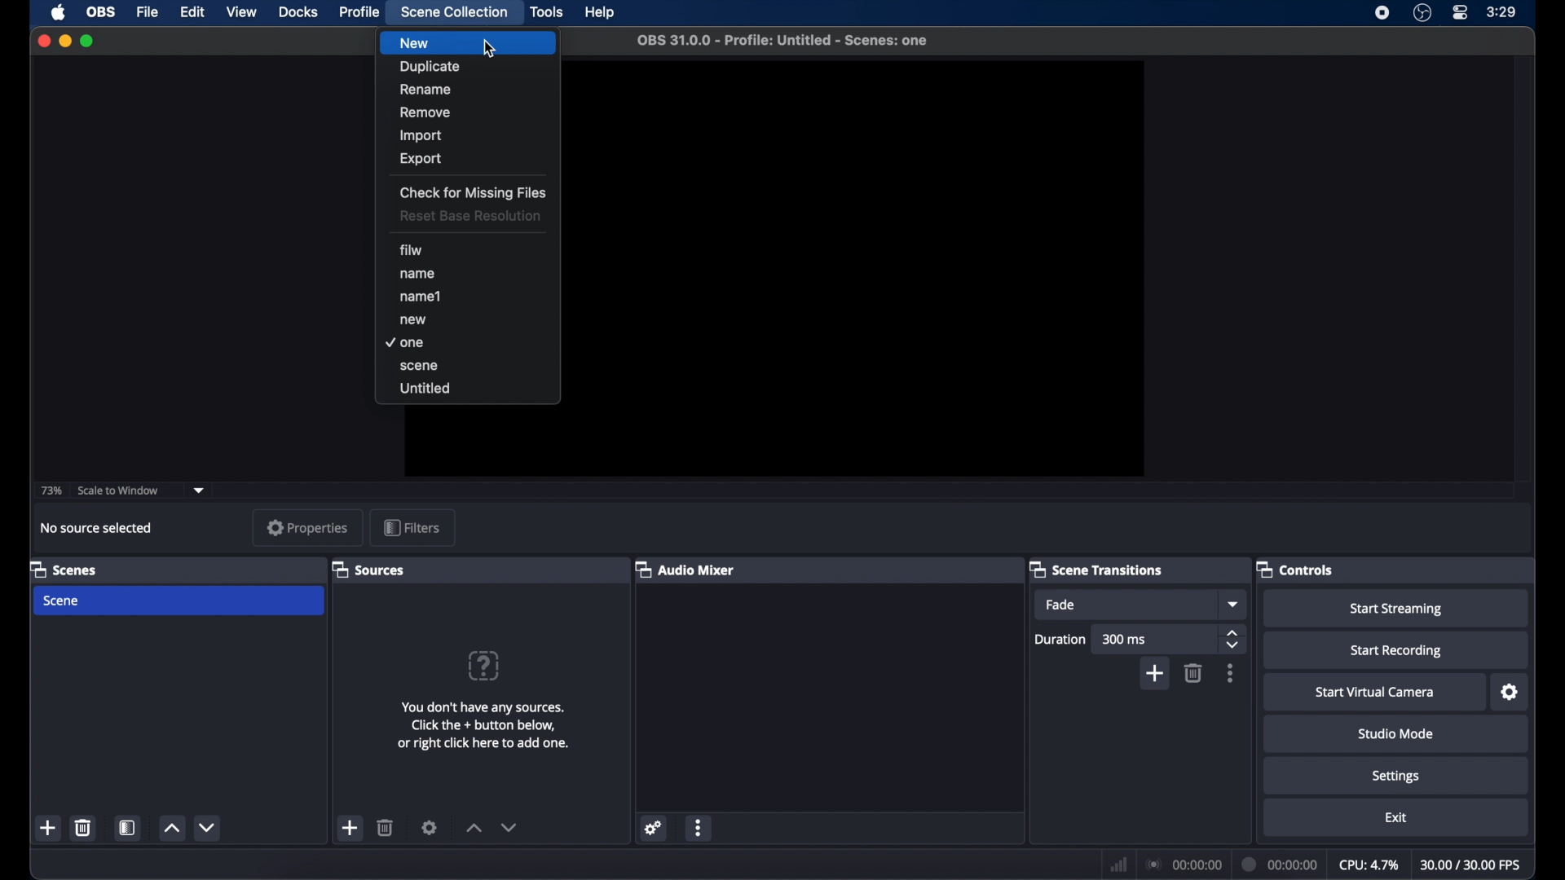  I want to click on open scene filter, so click(126, 828).